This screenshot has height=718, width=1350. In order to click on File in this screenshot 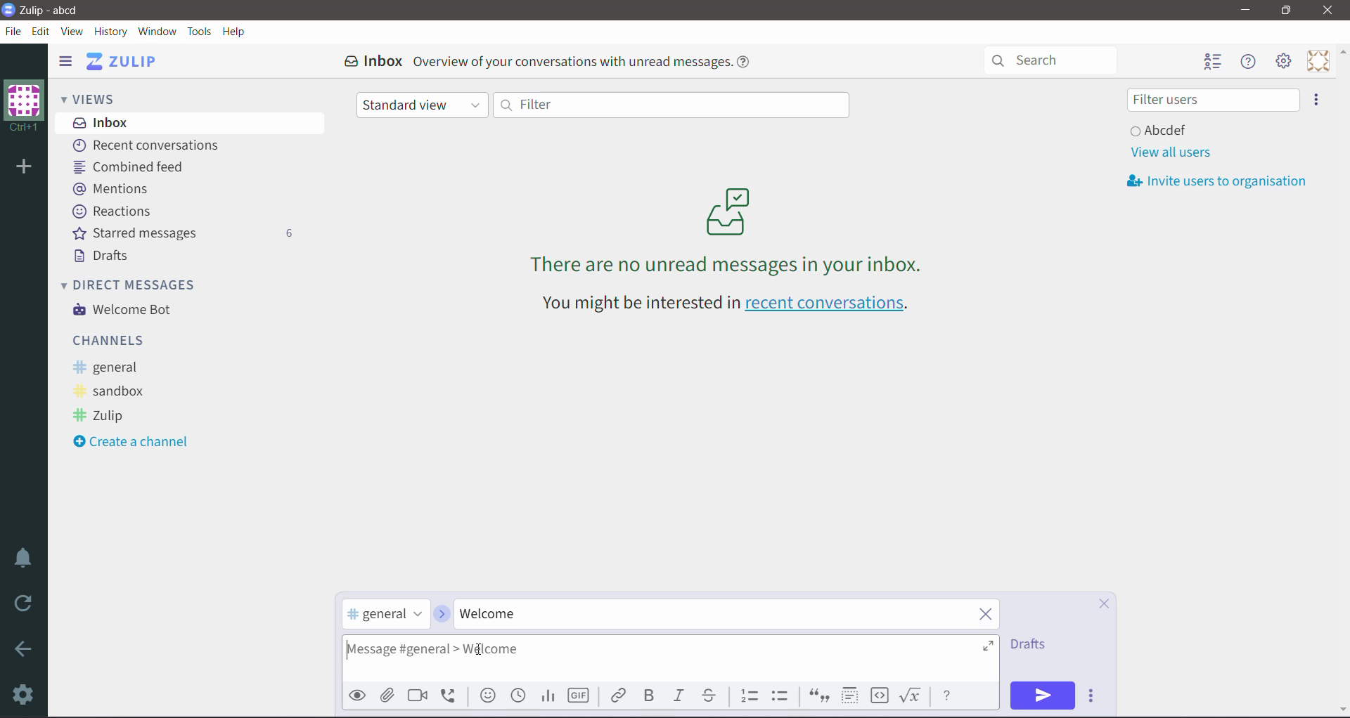, I will do `click(13, 32)`.